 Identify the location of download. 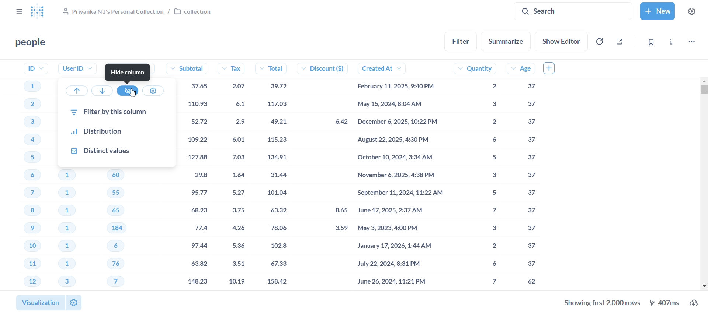
(628, 302).